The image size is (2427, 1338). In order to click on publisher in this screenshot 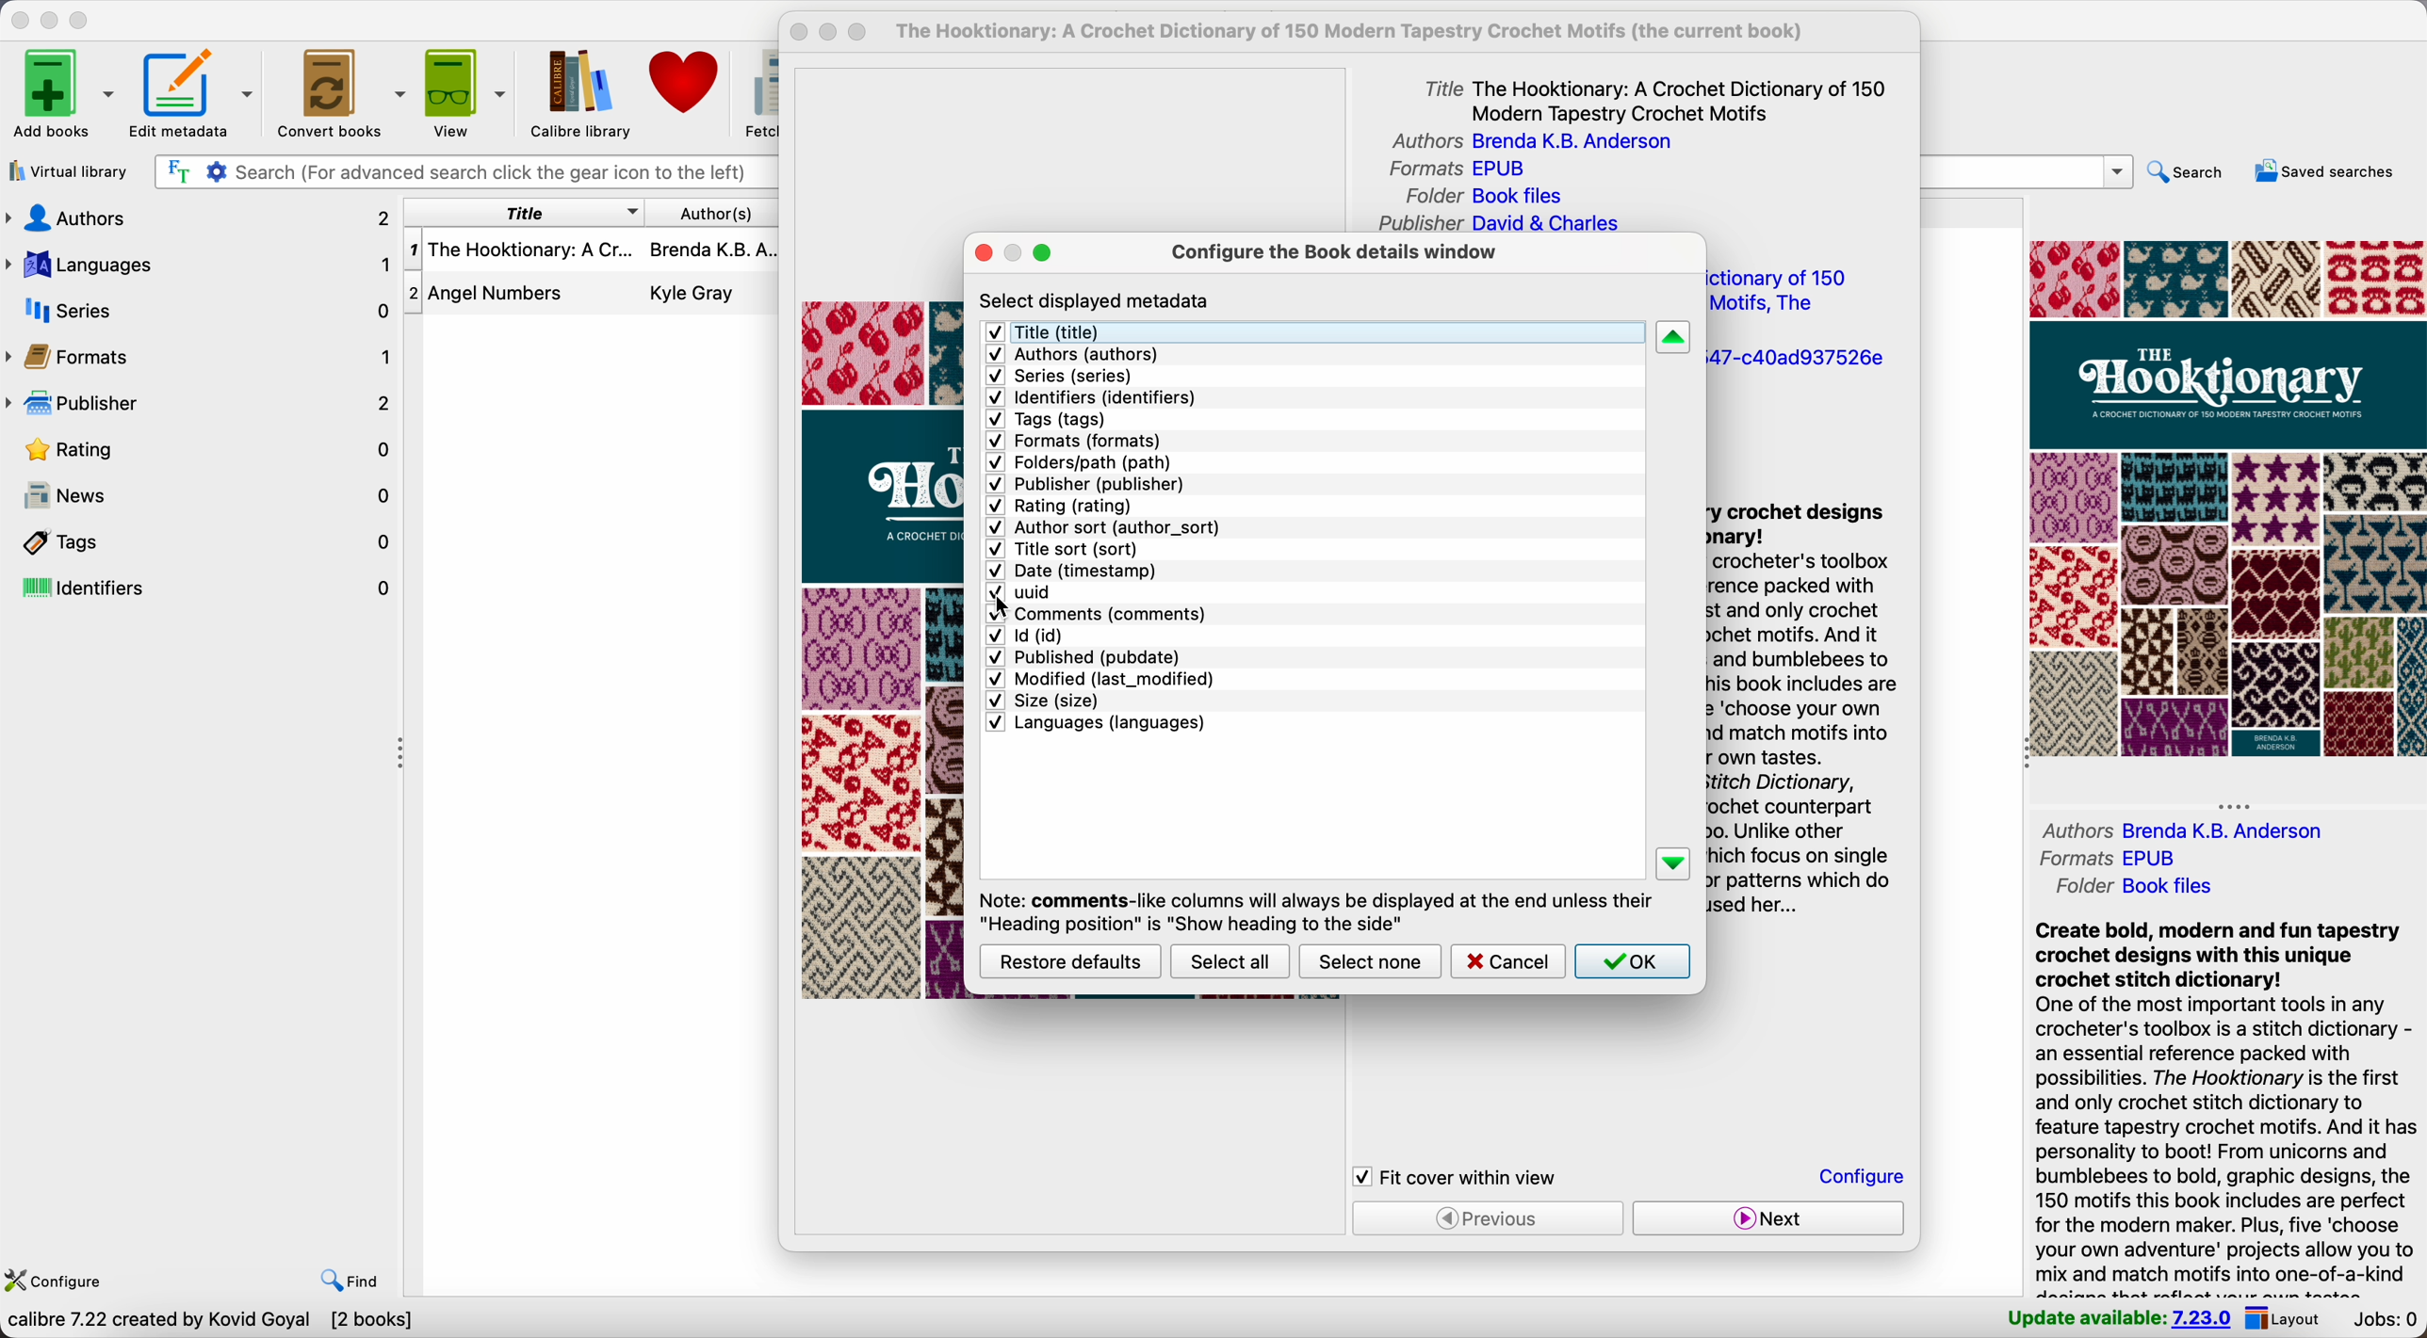, I will do `click(202, 404)`.